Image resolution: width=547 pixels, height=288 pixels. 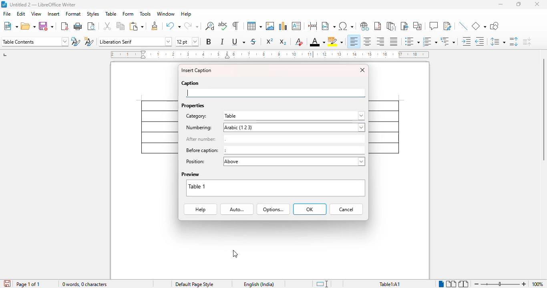 I want to click on properties, so click(x=193, y=106).